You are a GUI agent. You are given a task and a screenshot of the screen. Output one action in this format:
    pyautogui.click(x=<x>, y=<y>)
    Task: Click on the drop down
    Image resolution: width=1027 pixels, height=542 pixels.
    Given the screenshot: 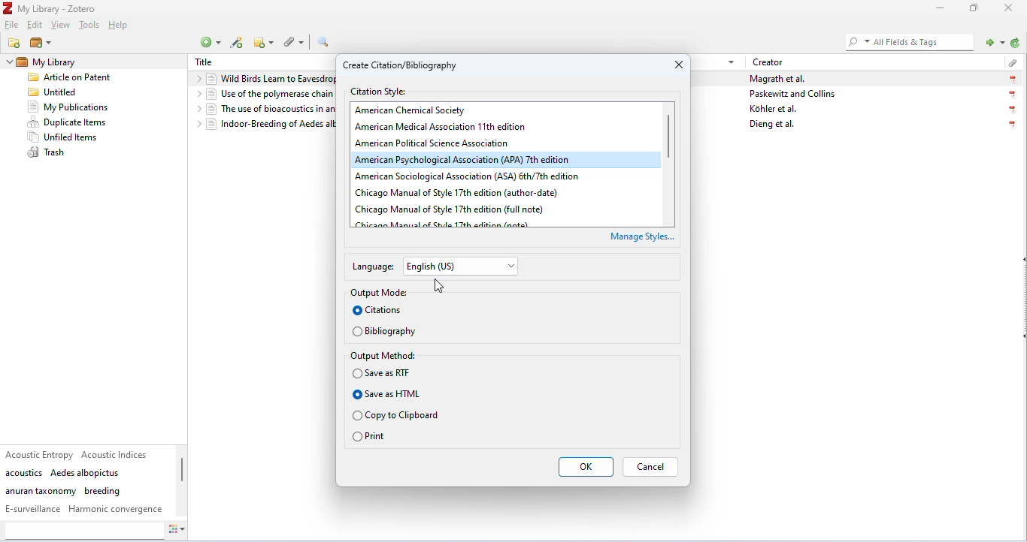 What is the action you would take?
    pyautogui.click(x=195, y=125)
    